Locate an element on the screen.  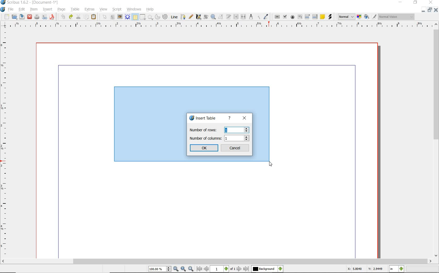
rotate item is located at coordinates (205, 17).